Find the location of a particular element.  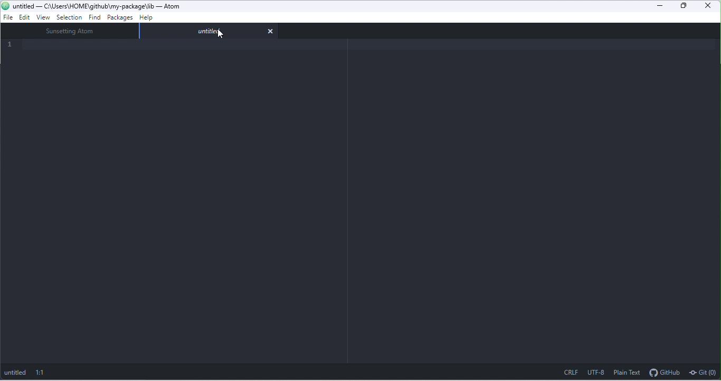

Tab is located at coordinates (200, 31).